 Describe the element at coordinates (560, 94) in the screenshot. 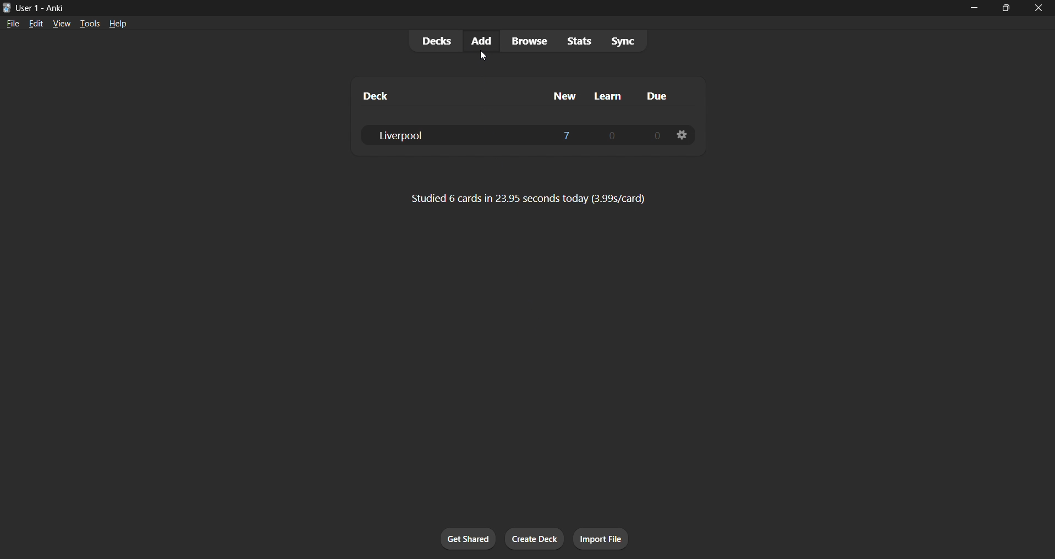

I see `new column` at that location.